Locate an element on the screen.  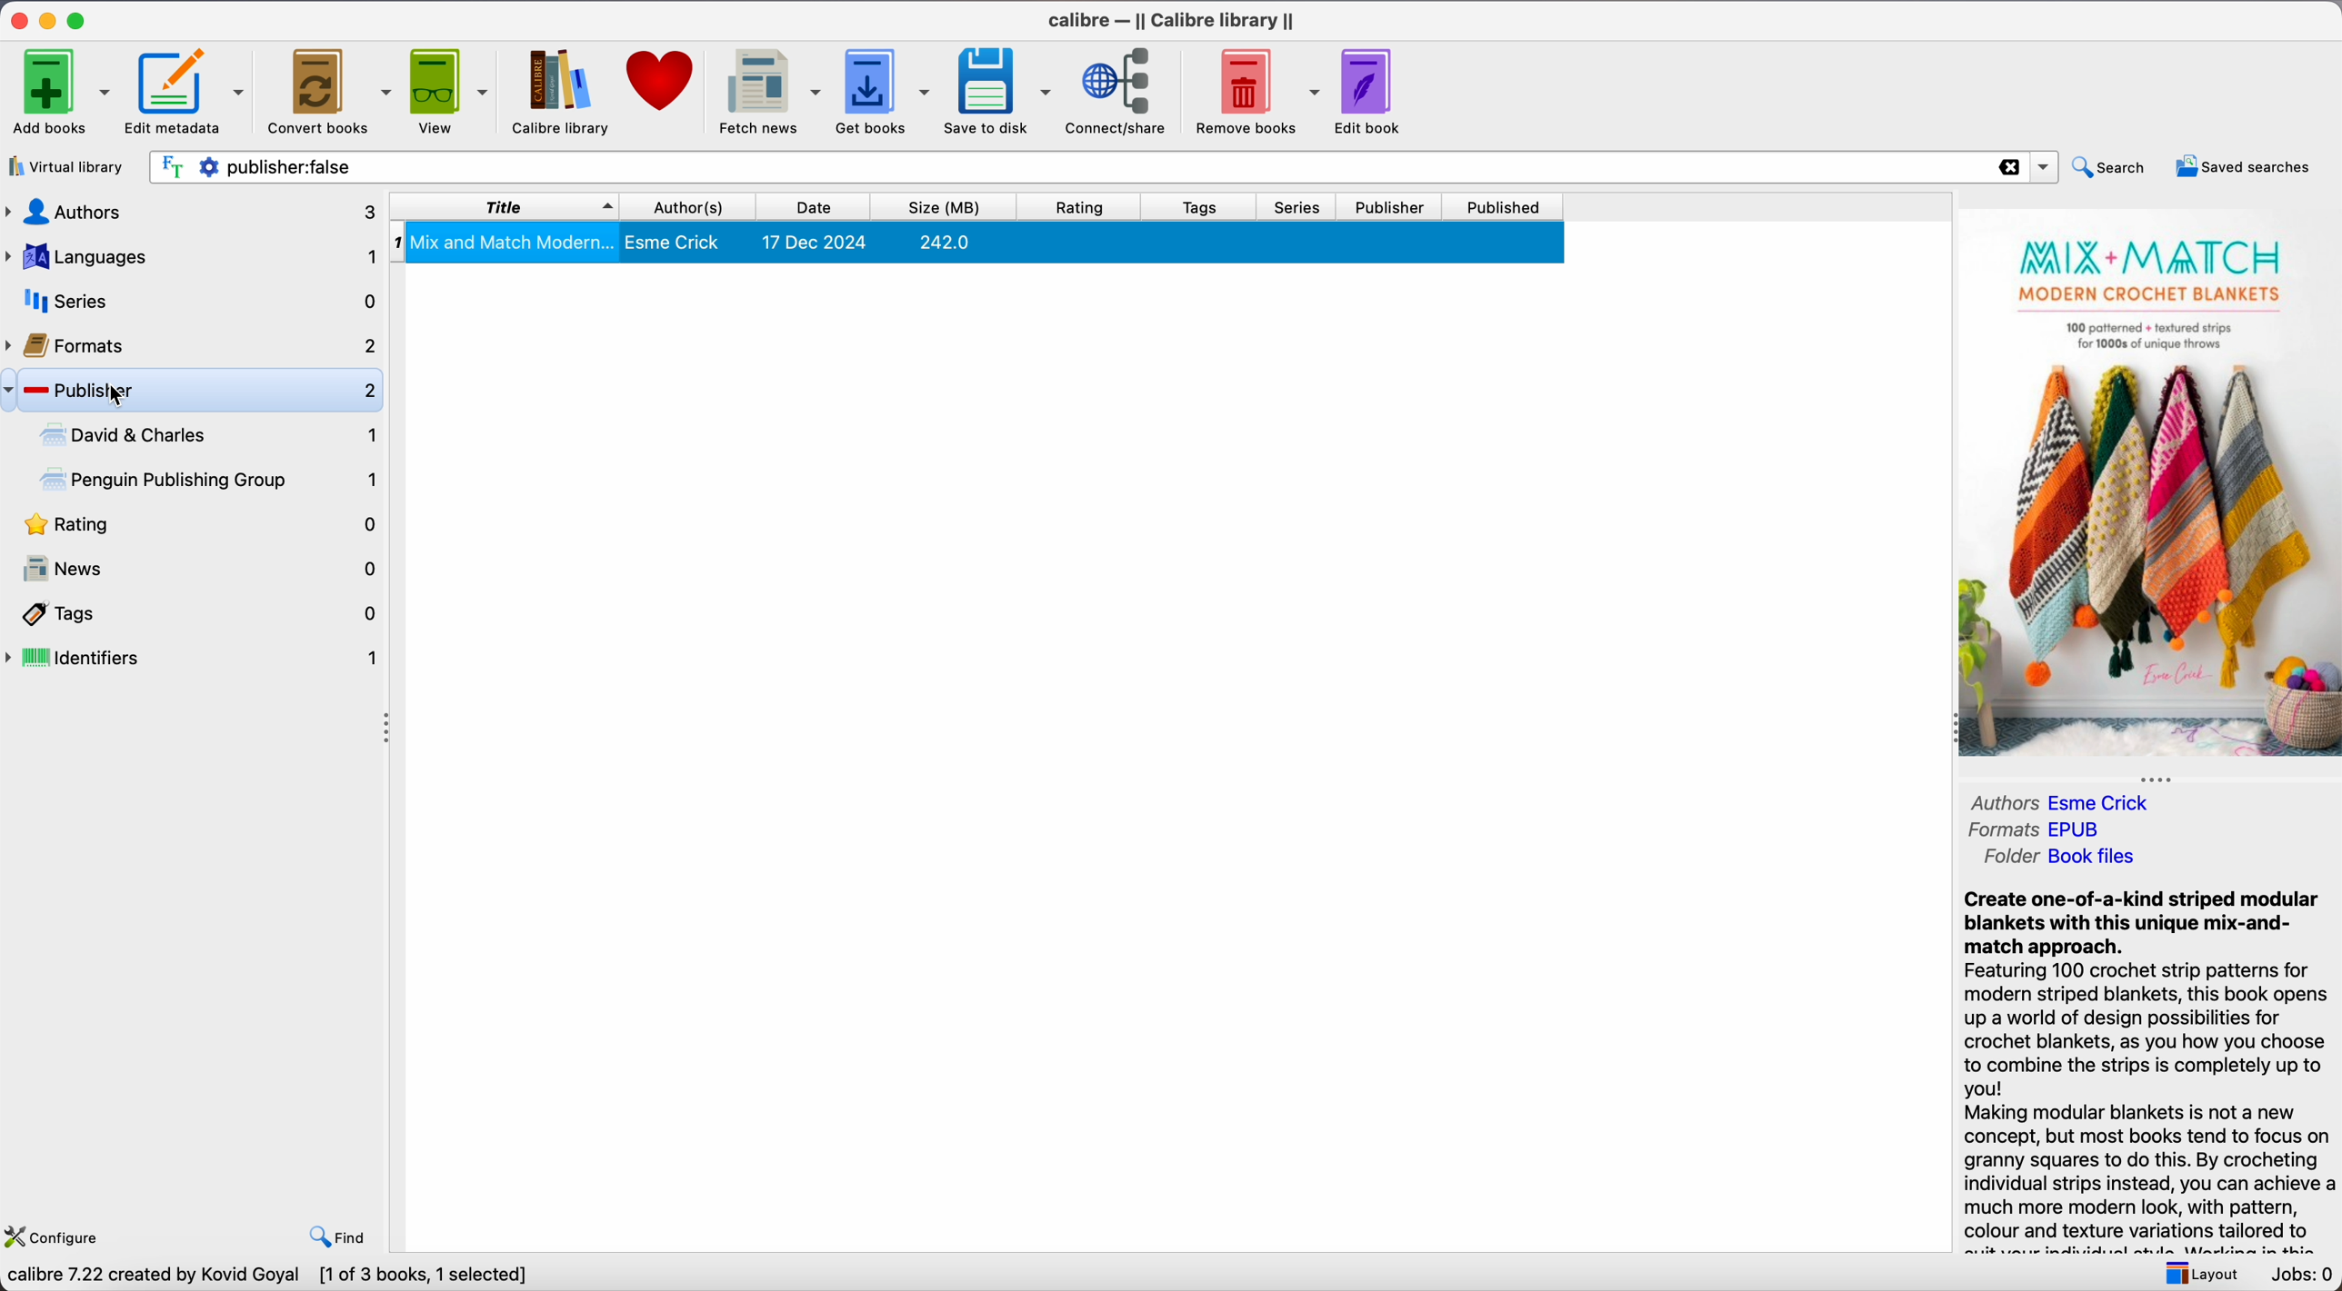
Penguin in Publishing Group is located at coordinates (212, 482).